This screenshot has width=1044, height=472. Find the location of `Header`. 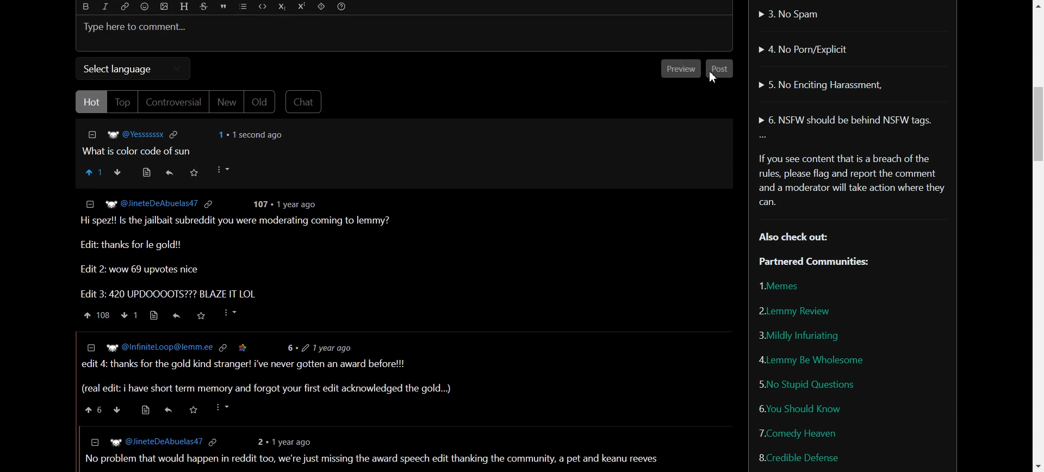

Header is located at coordinates (183, 7).